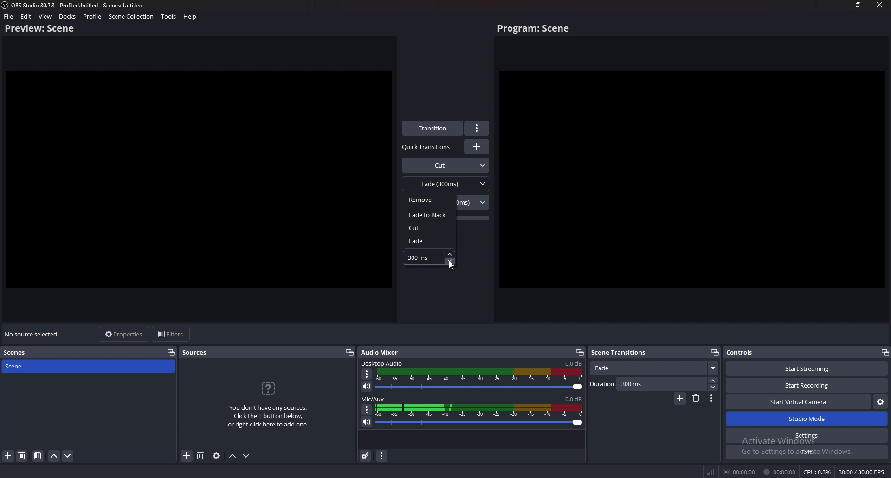  What do you see at coordinates (168, 17) in the screenshot?
I see `tools` at bounding box center [168, 17].